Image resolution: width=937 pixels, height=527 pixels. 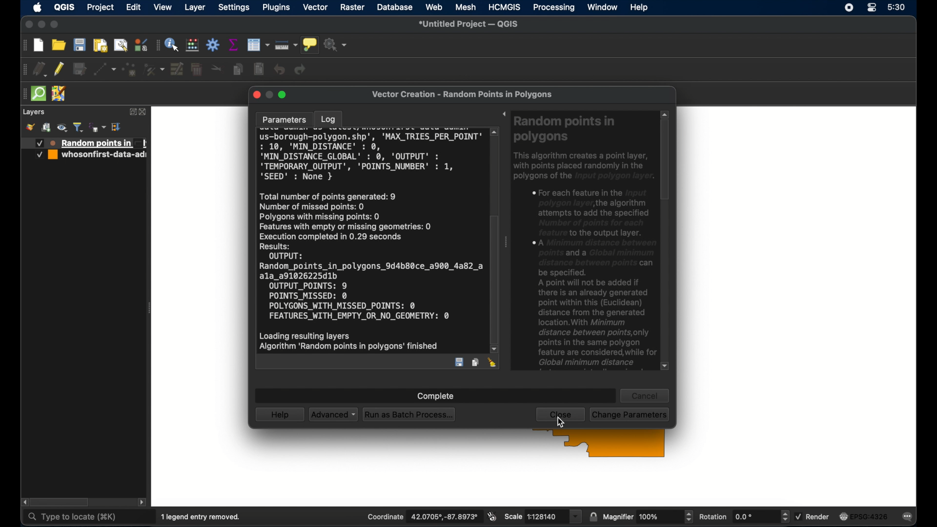 What do you see at coordinates (542, 516) in the screenshot?
I see `scale` at bounding box center [542, 516].